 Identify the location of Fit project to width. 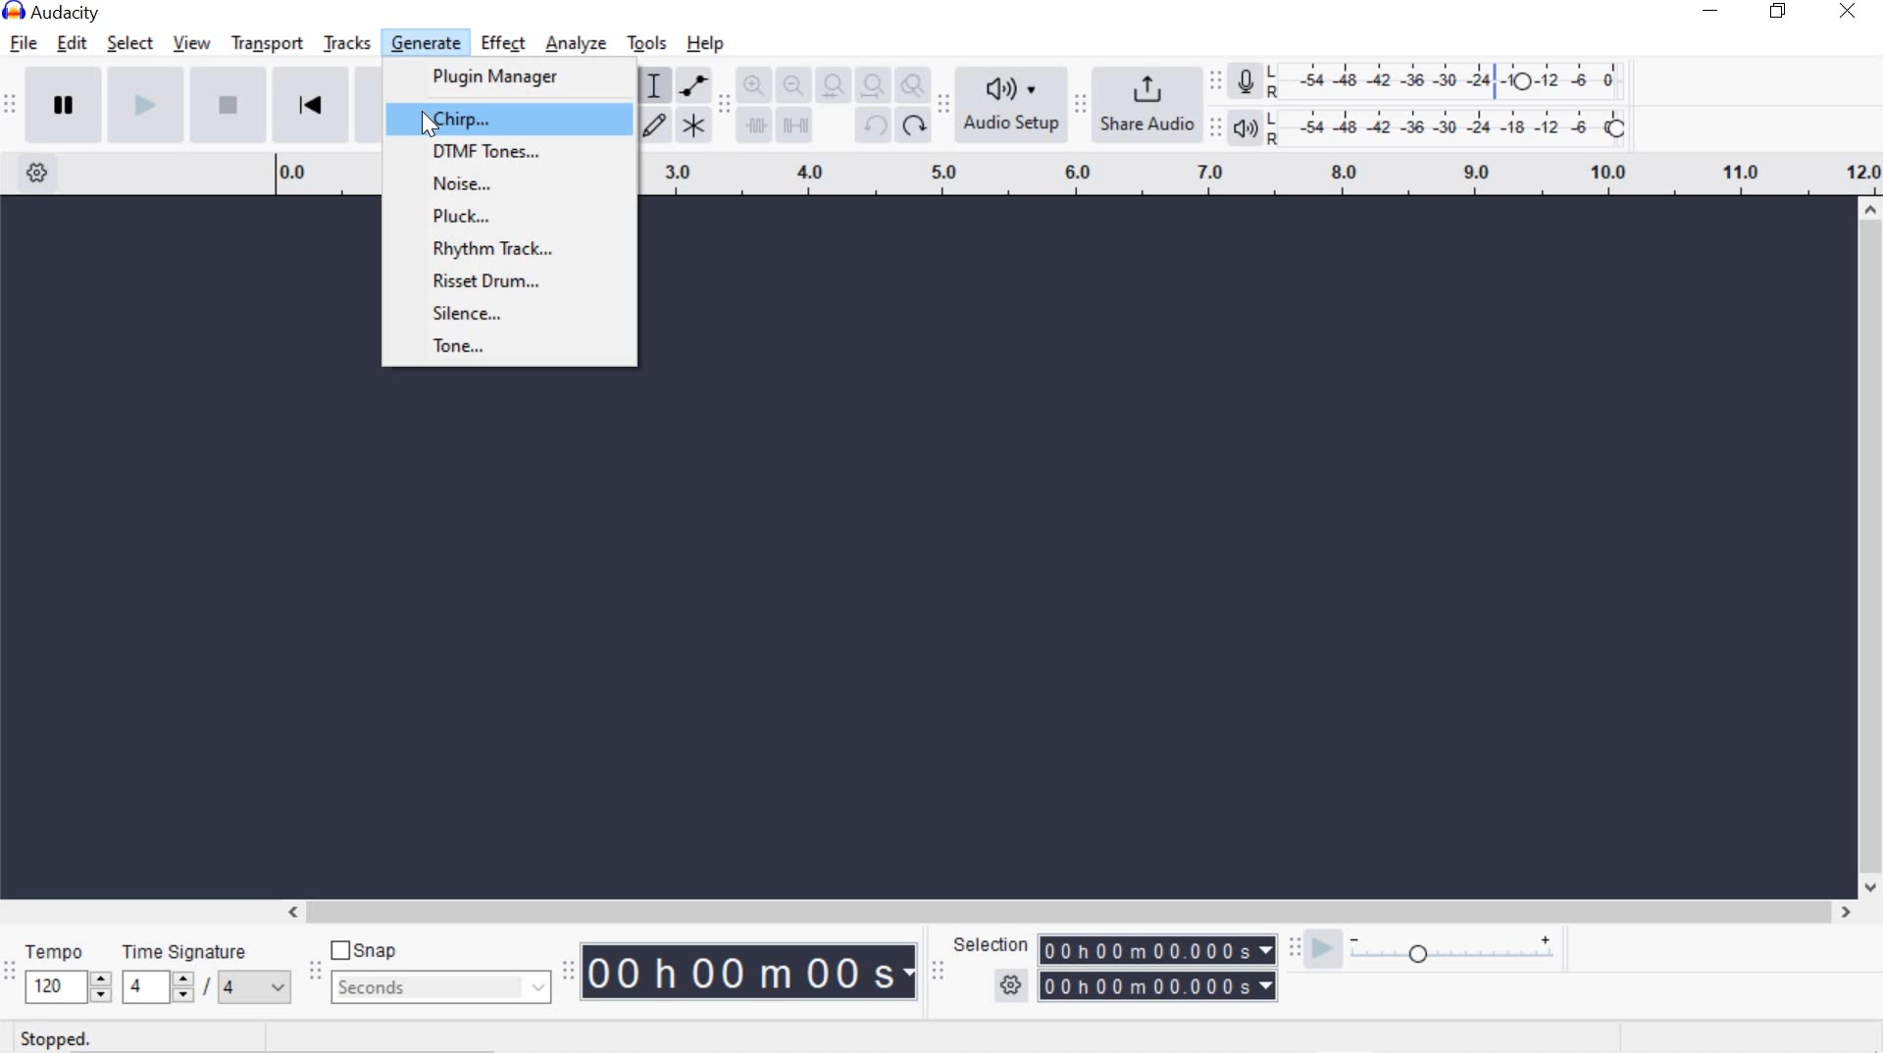
(871, 85).